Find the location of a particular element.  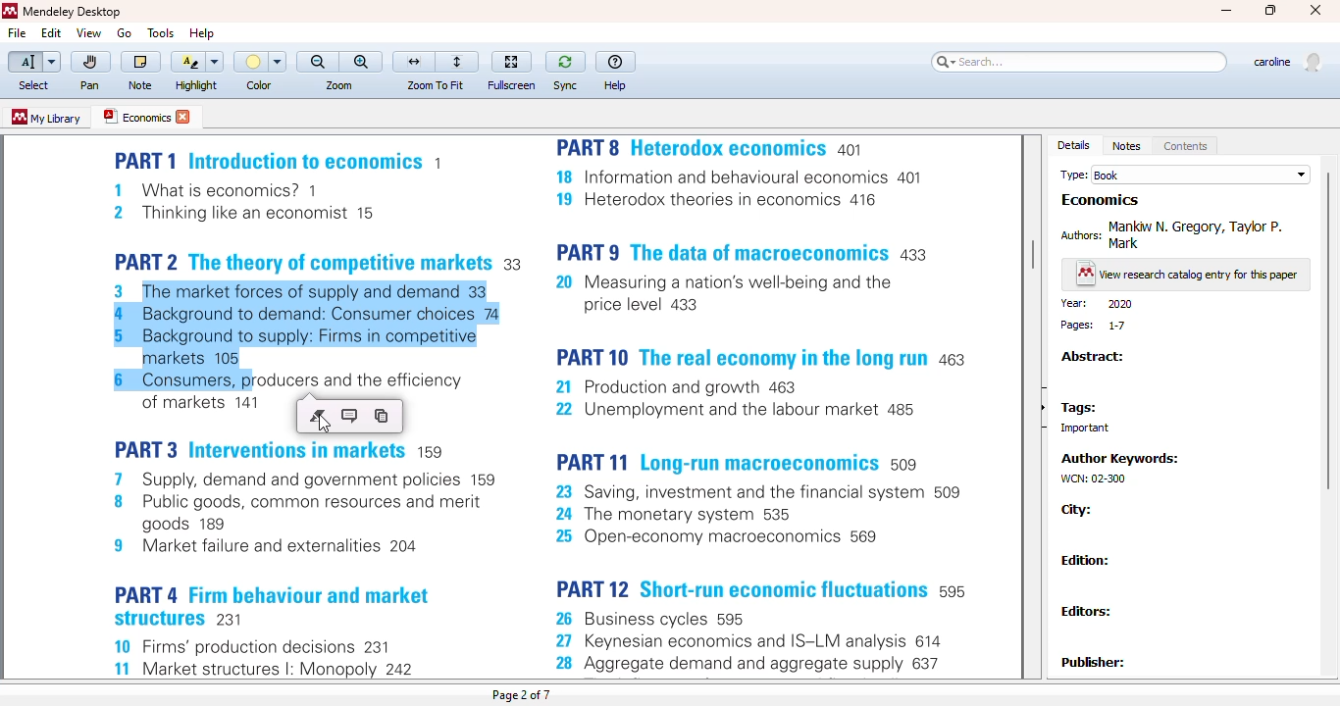

cursor is located at coordinates (325, 426).